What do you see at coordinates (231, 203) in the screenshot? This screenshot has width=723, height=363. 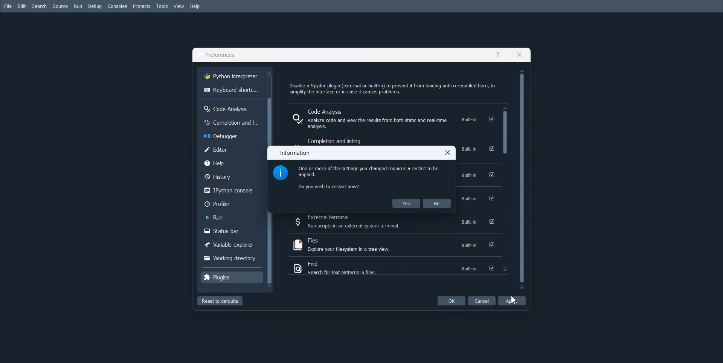 I see `Profiler` at bounding box center [231, 203].